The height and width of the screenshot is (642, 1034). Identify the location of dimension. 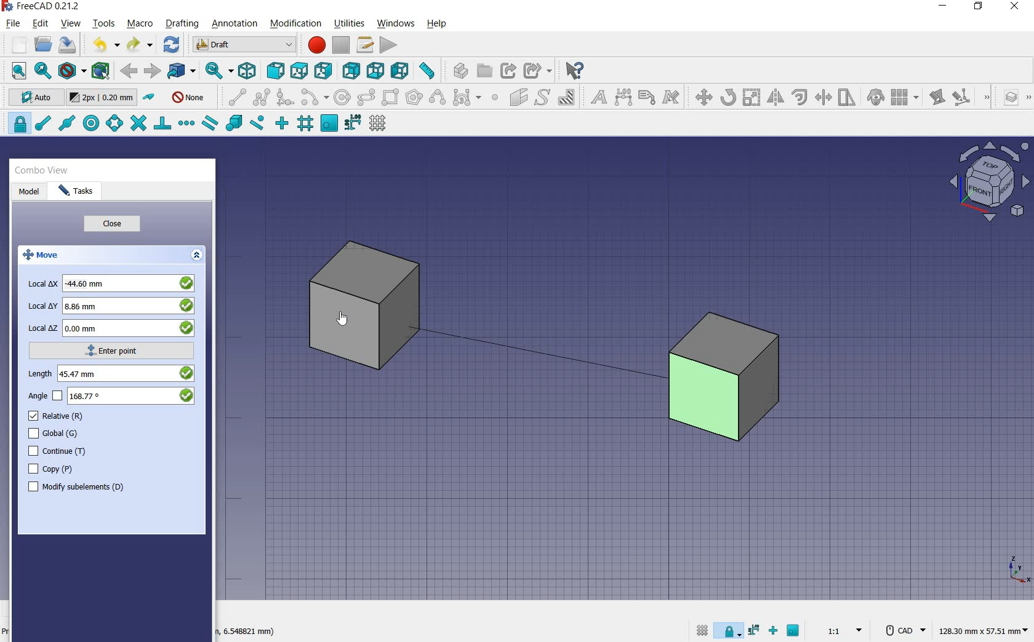
(246, 632).